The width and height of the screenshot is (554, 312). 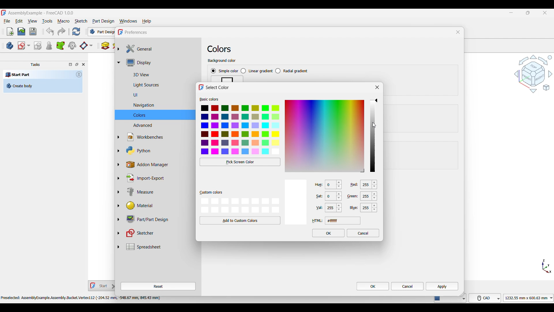 What do you see at coordinates (158, 206) in the screenshot?
I see `Material` at bounding box center [158, 206].